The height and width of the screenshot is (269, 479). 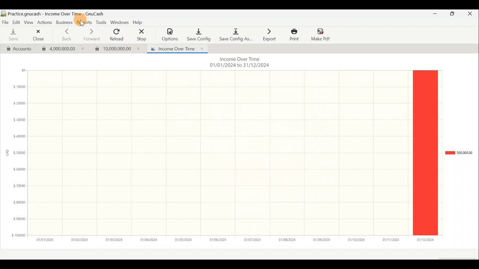 What do you see at coordinates (91, 35) in the screenshot?
I see `Forward` at bounding box center [91, 35].